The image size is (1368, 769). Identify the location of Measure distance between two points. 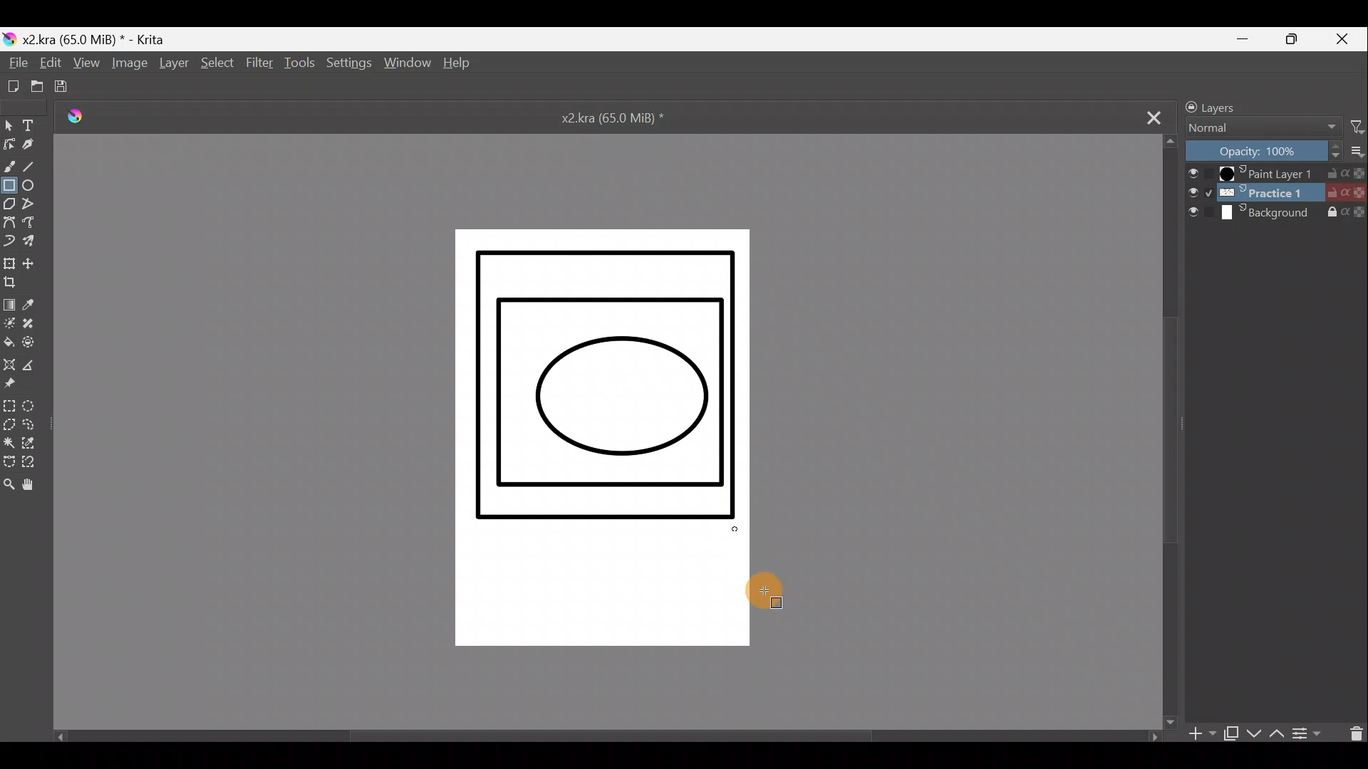
(31, 363).